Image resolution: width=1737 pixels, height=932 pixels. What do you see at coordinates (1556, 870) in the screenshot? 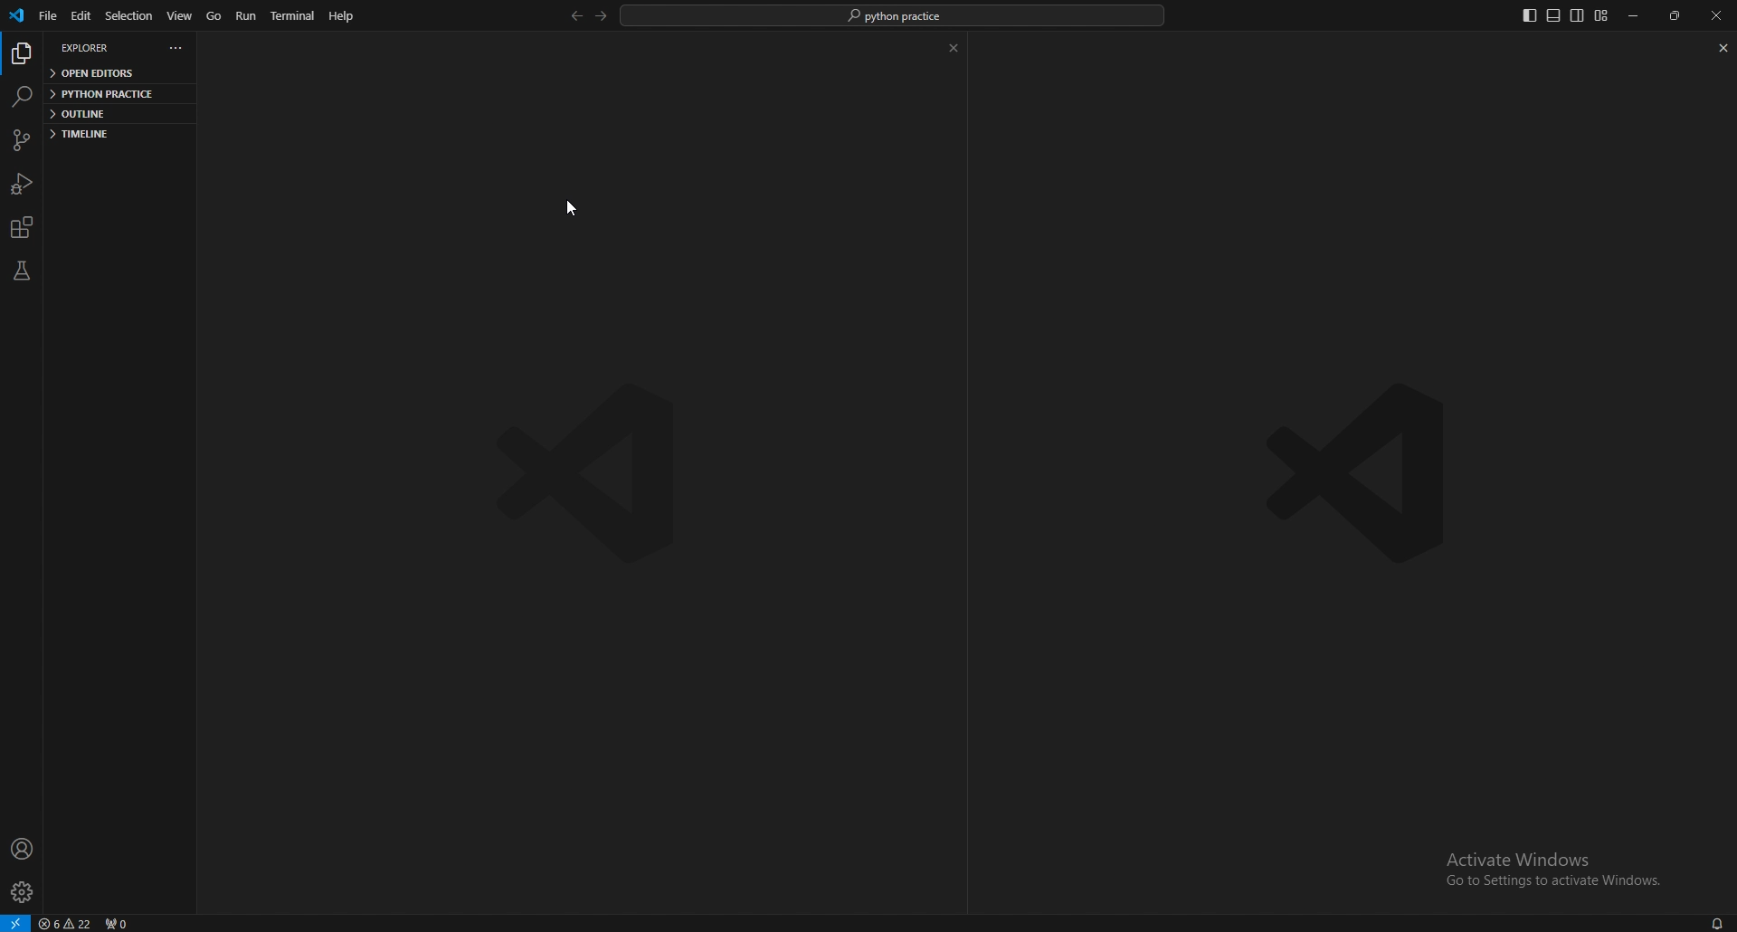
I see `Activate Windows
Go to Settings to activate Windows.` at bounding box center [1556, 870].